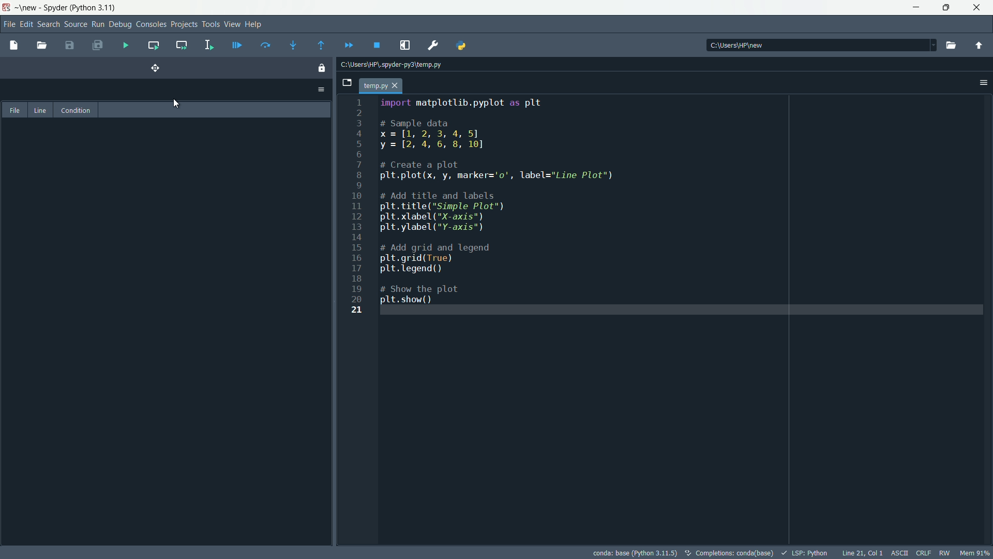  I want to click on app name, so click(56, 8).